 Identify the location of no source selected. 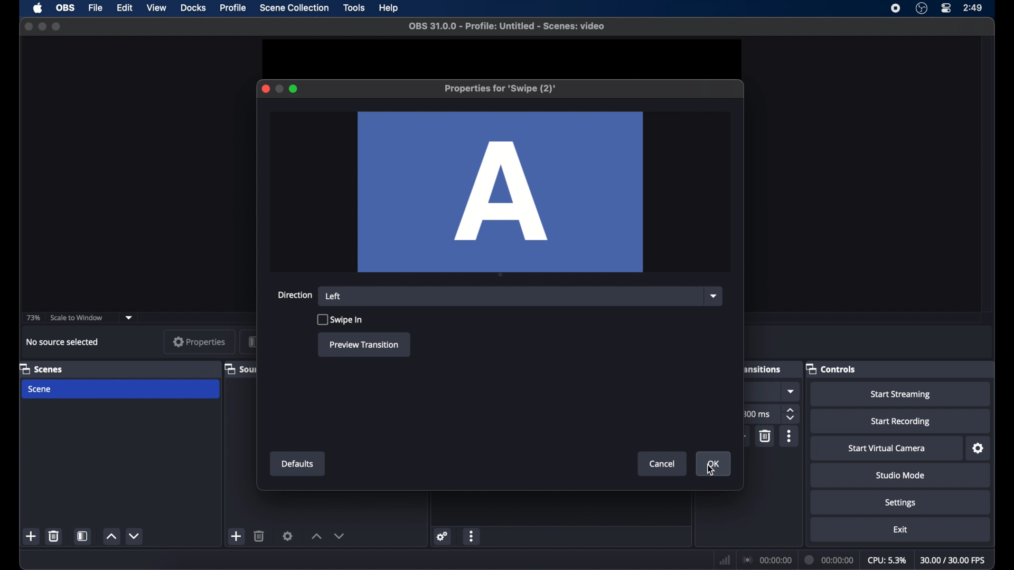
(63, 341).